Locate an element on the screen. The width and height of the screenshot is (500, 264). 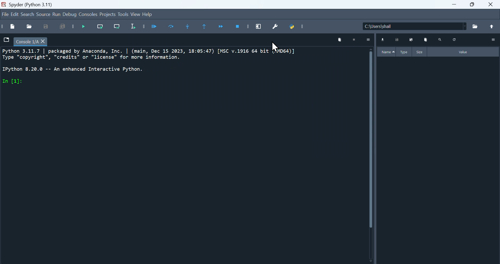
Value is located at coordinates (465, 52).